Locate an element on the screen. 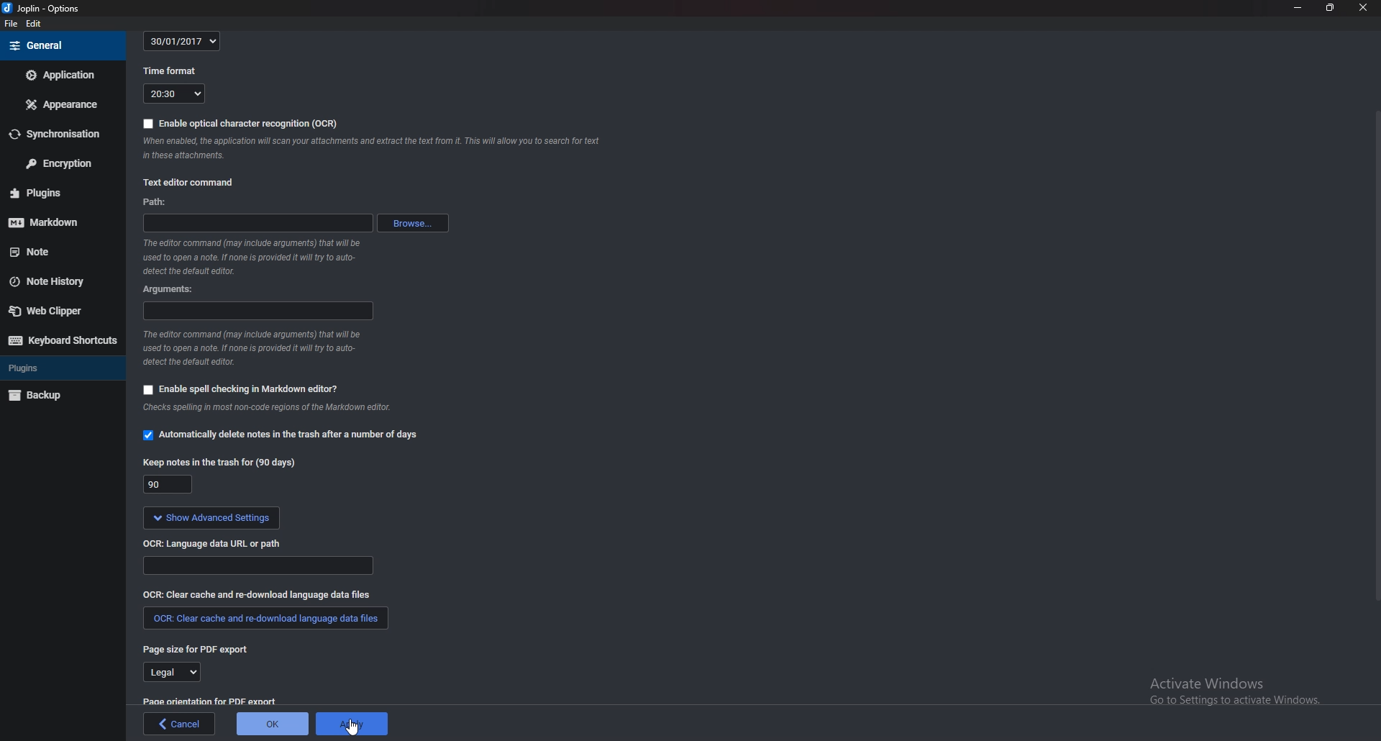  Note history is located at coordinates (53, 281).